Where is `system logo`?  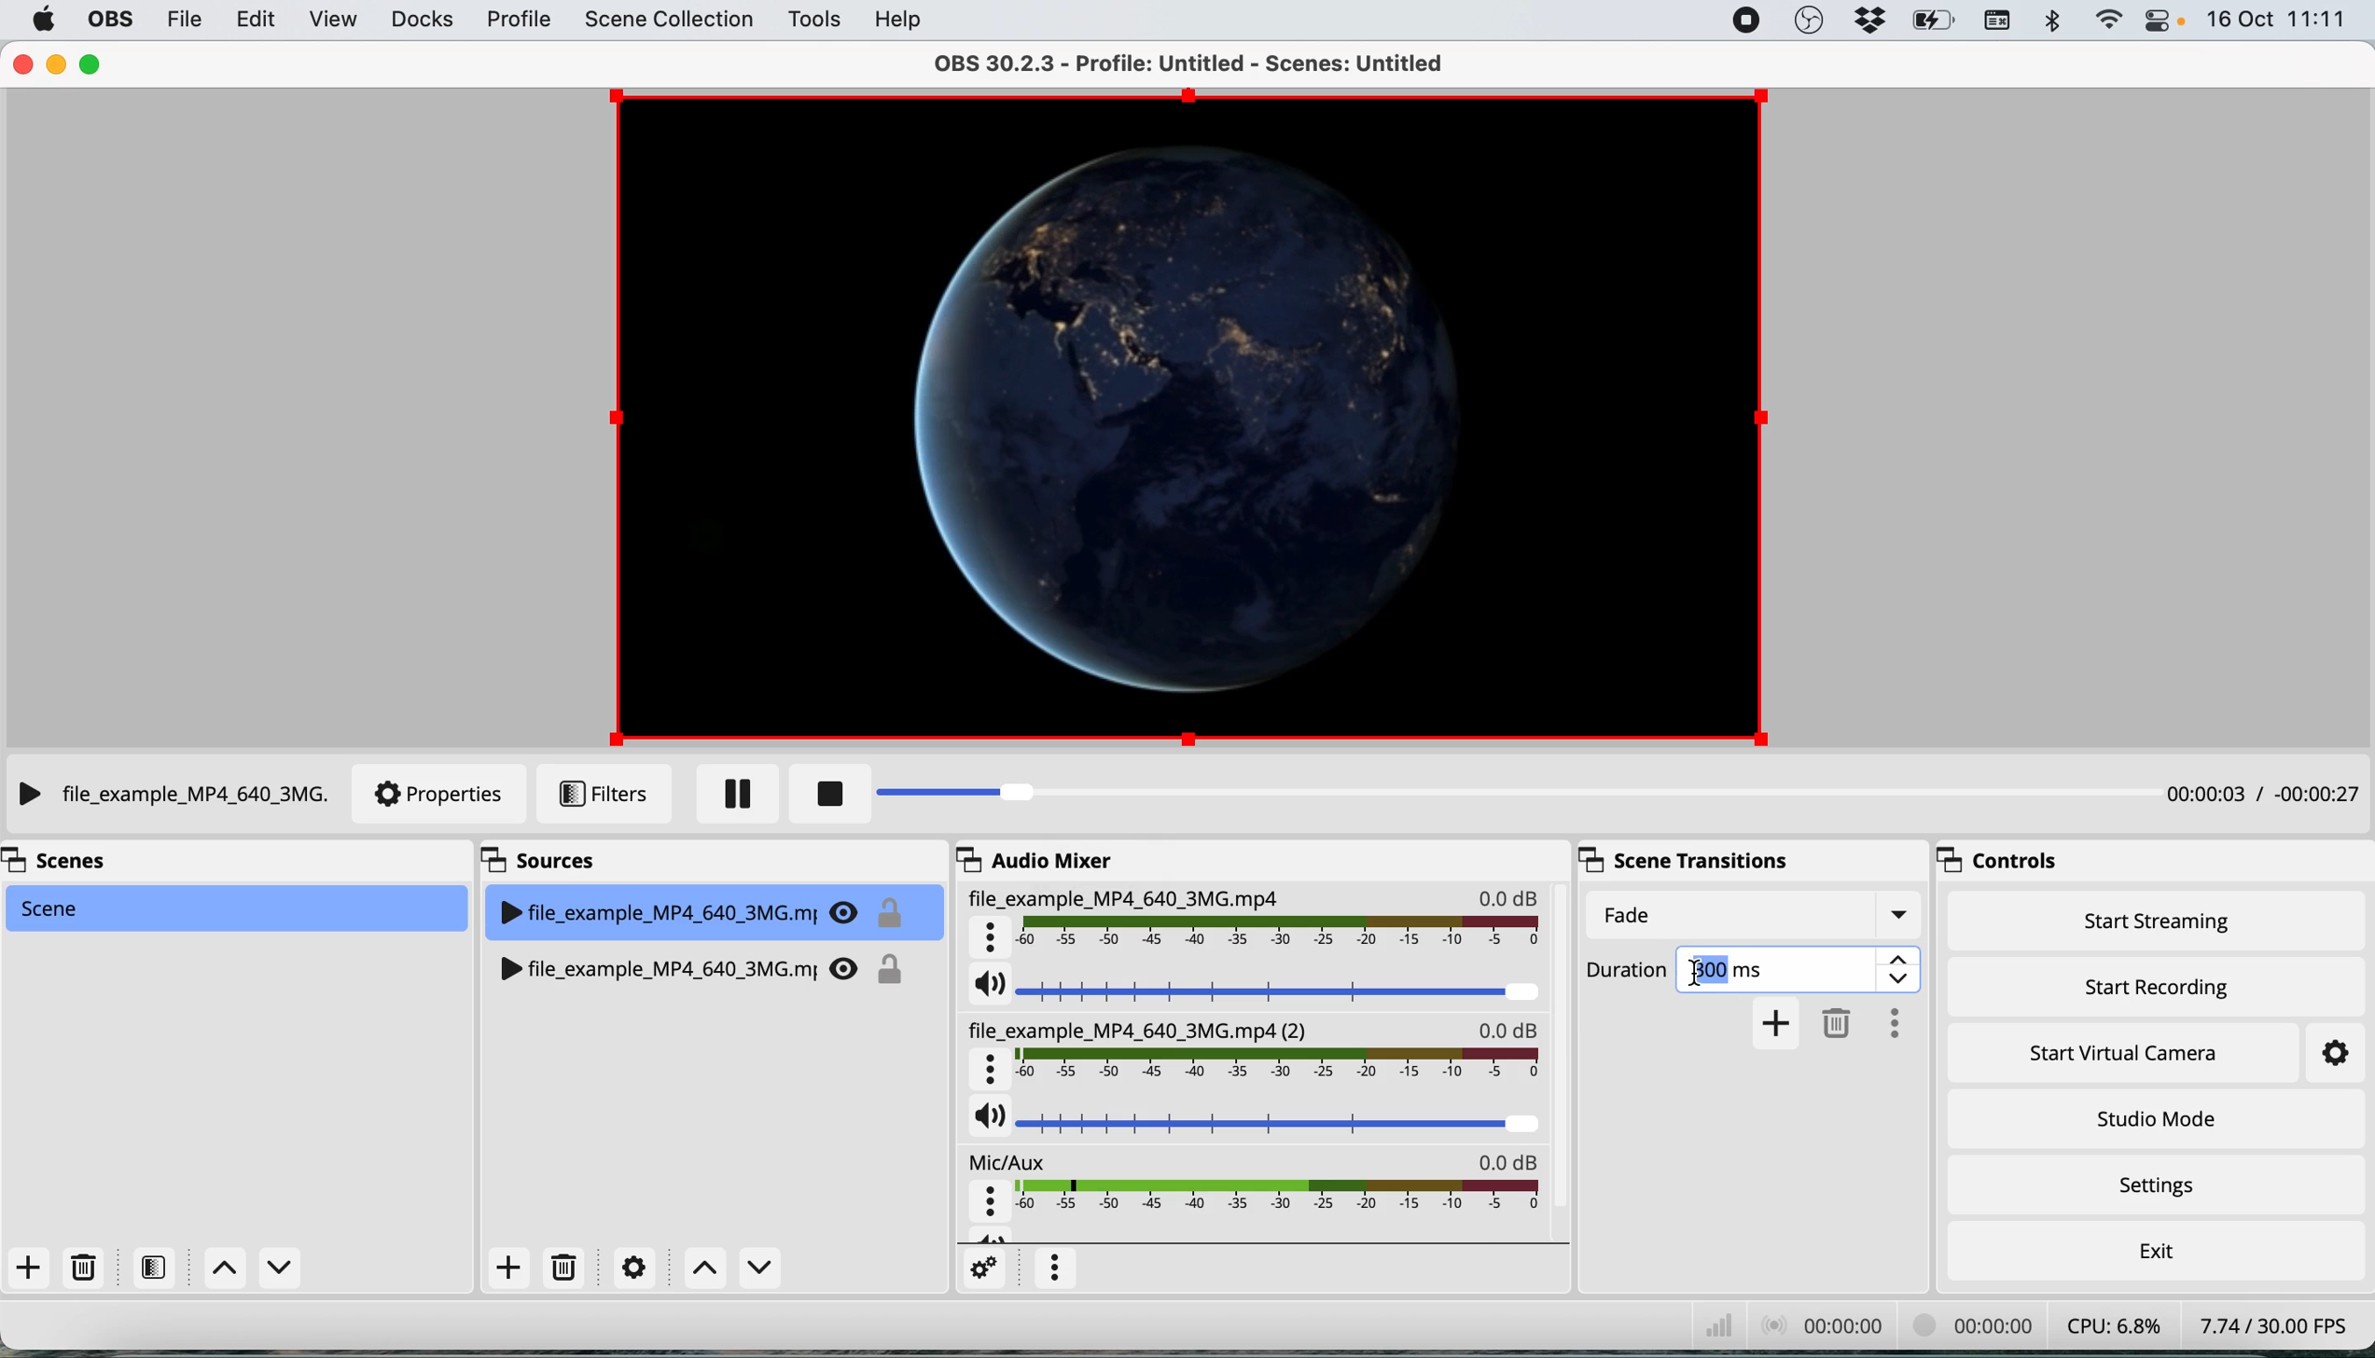 system logo is located at coordinates (42, 19).